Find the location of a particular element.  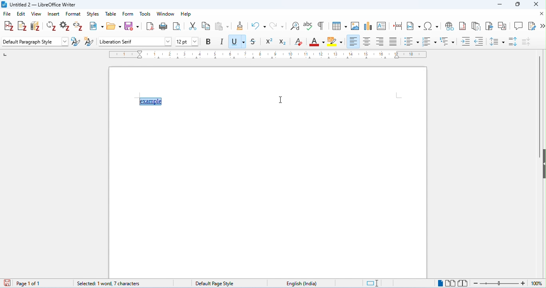

insert footnote is located at coordinates (462, 26).